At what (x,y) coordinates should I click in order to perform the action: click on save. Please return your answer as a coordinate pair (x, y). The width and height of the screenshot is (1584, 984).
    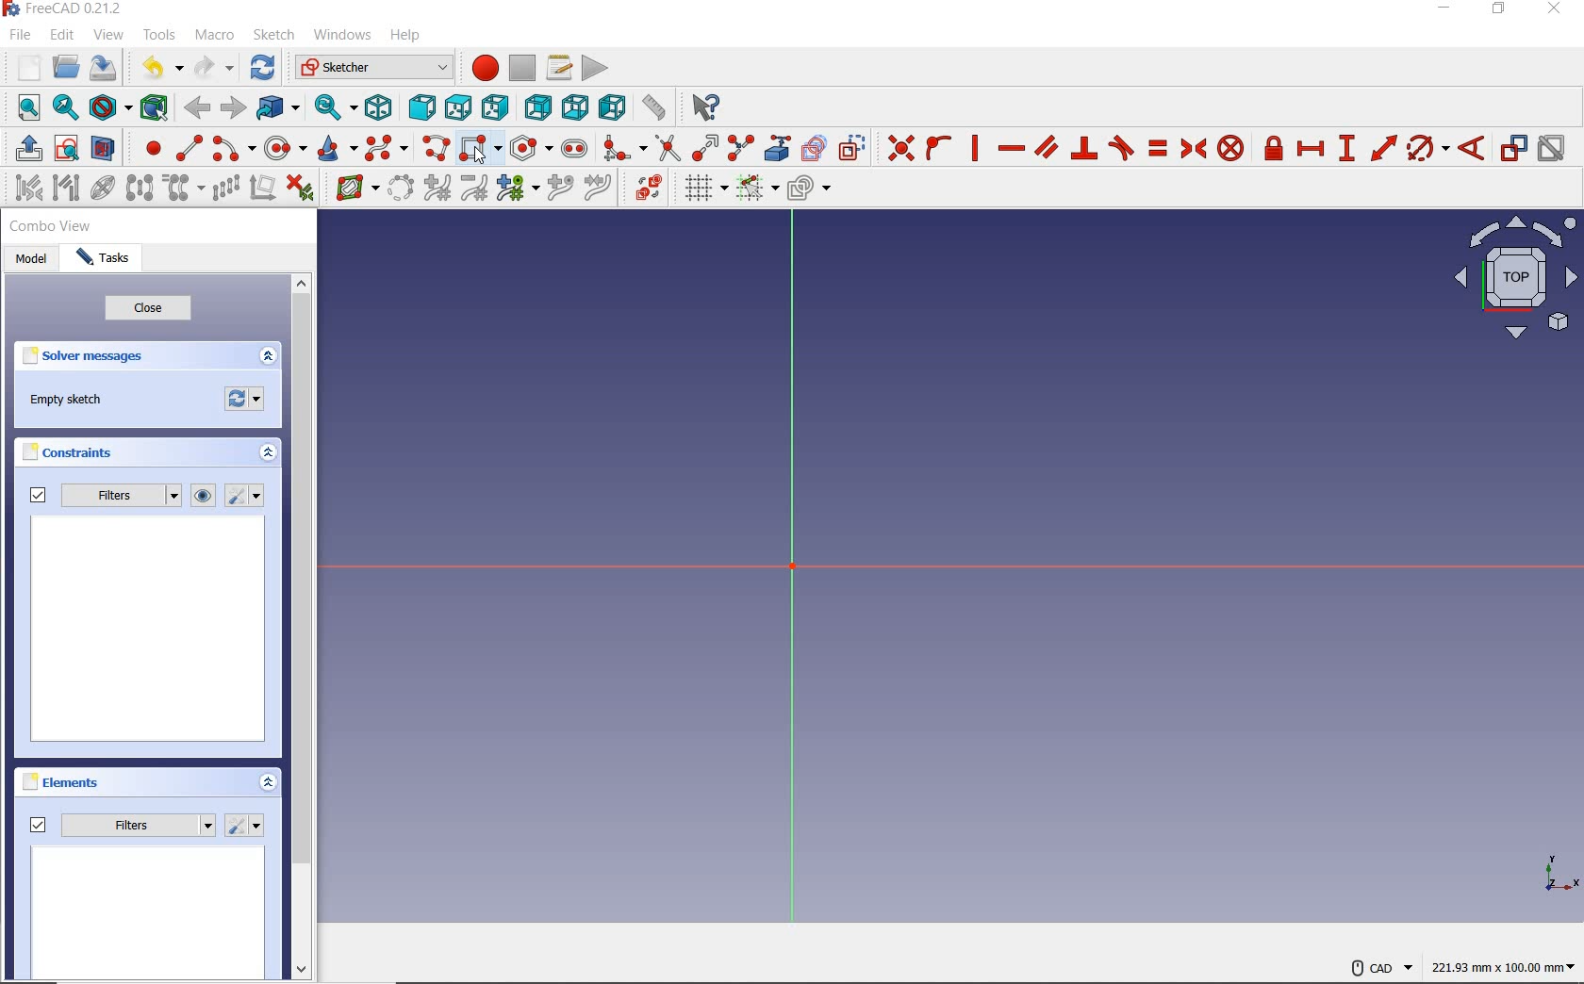
    Looking at the image, I should click on (104, 67).